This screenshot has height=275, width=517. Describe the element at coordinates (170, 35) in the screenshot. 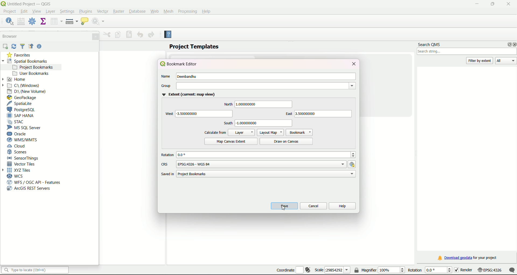

I see `Help` at that location.